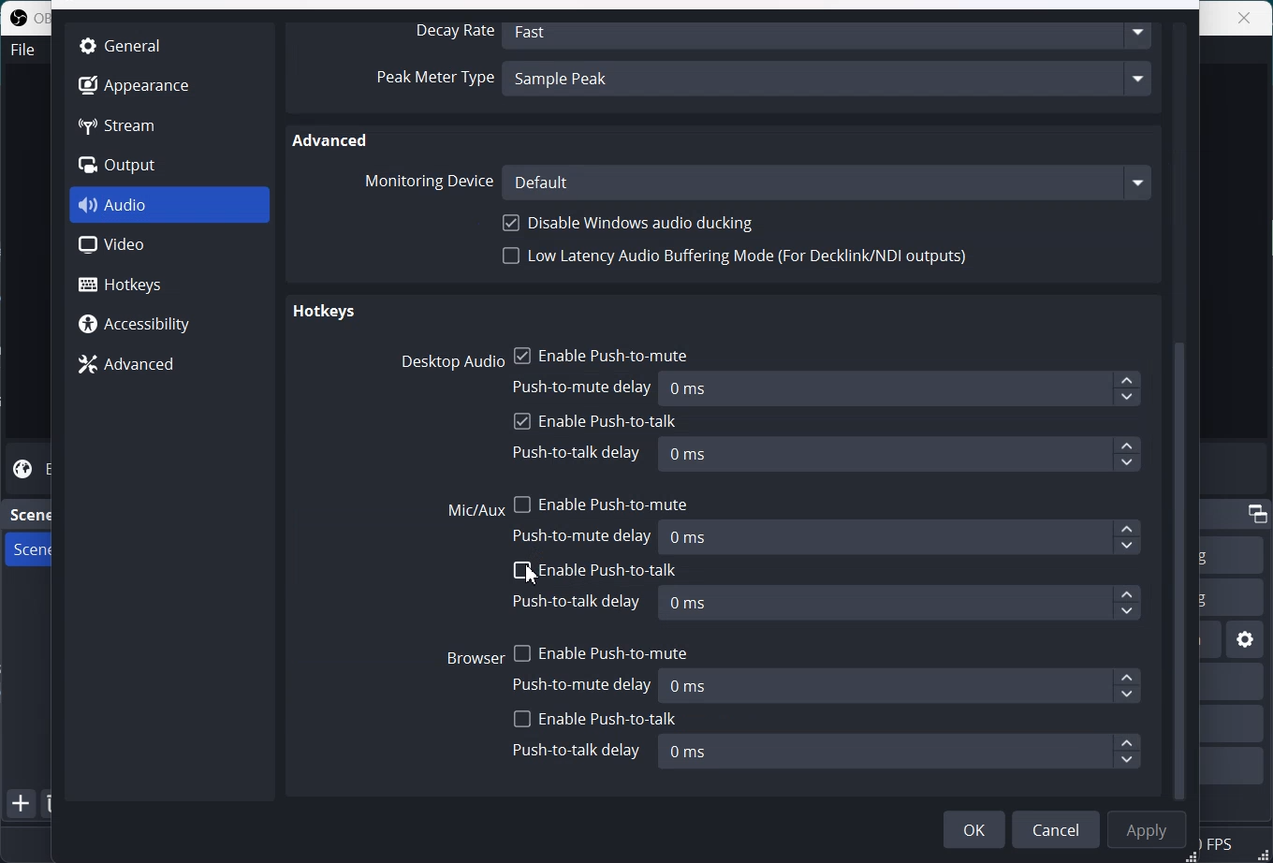  I want to click on Low Latency Audio Buffering Mode (For Decklink/NDI outputs), so click(737, 261).